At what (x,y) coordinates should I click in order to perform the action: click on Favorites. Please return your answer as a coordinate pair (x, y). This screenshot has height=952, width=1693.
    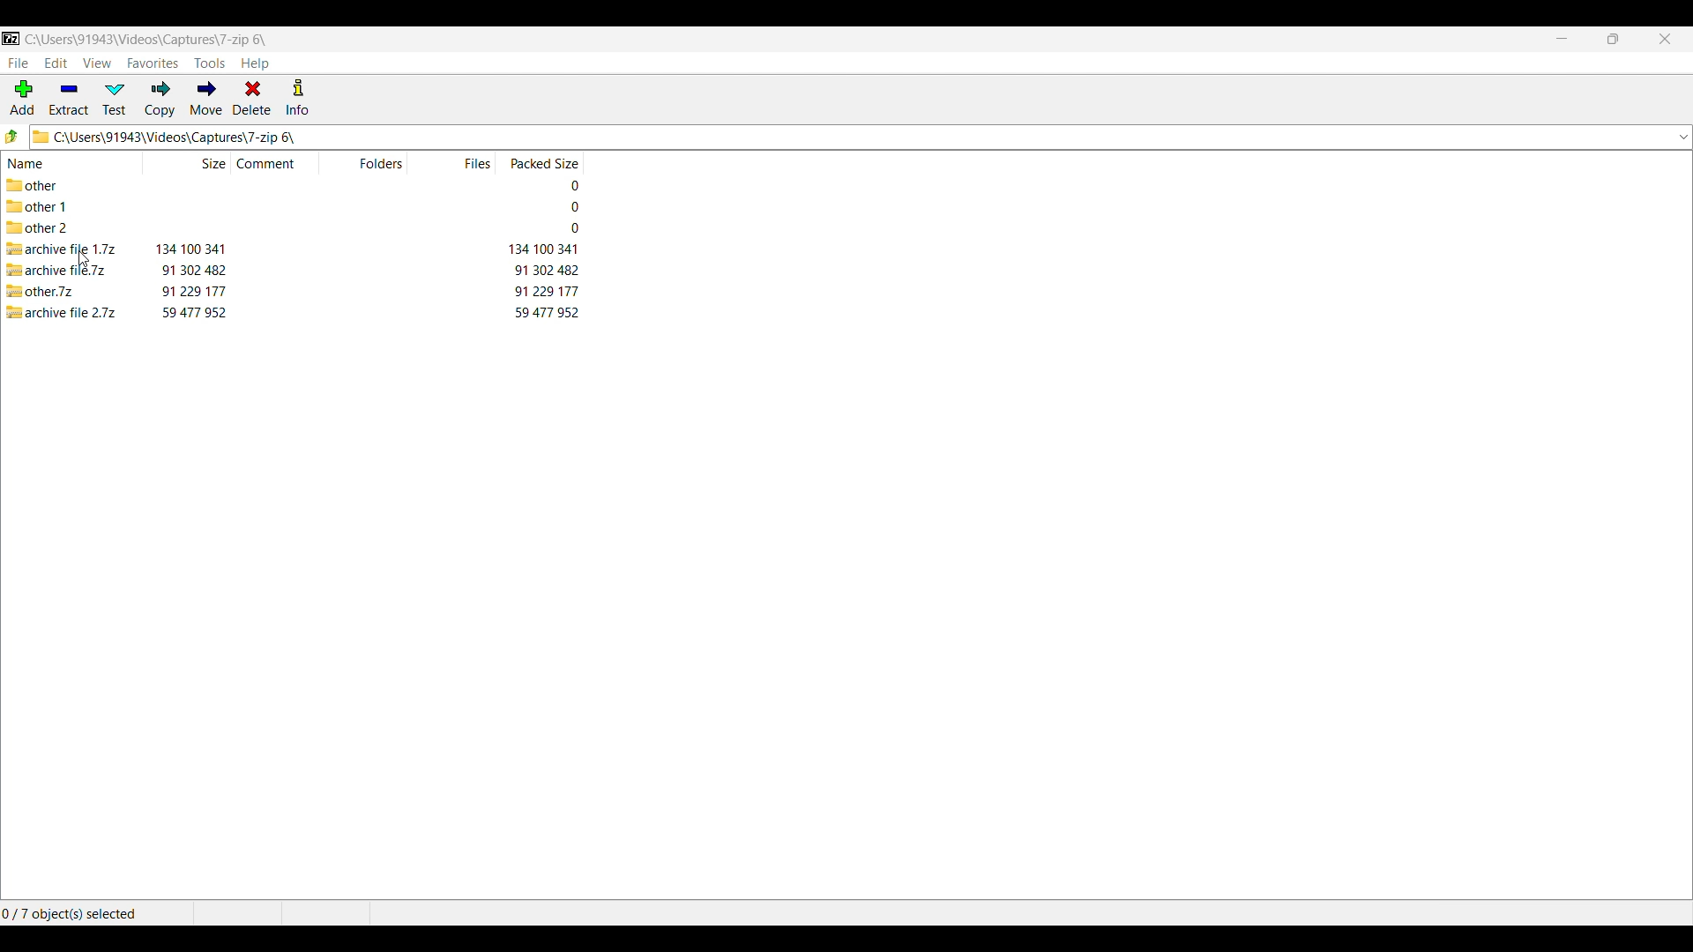
    Looking at the image, I should click on (153, 63).